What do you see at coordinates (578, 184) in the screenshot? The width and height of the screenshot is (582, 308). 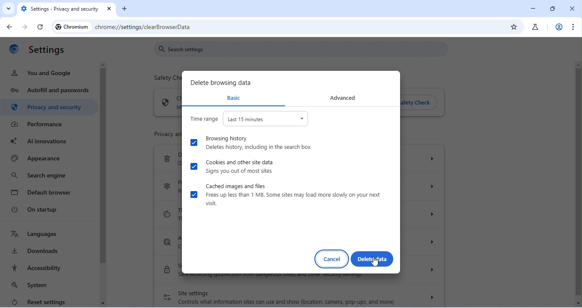 I see `vertical scroll bar` at bounding box center [578, 184].